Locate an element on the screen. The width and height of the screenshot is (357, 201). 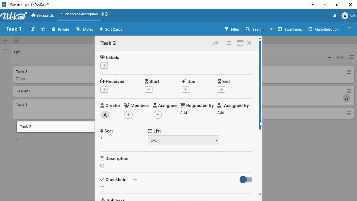
Start is located at coordinates (150, 81).